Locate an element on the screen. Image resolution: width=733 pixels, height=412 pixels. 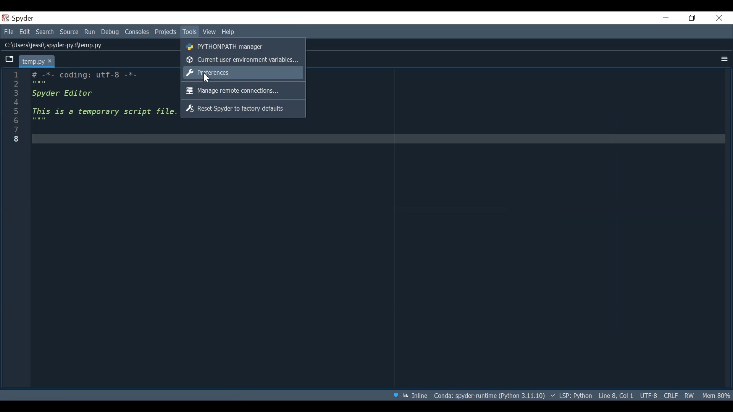
Manage remote connections is located at coordinates (238, 91).